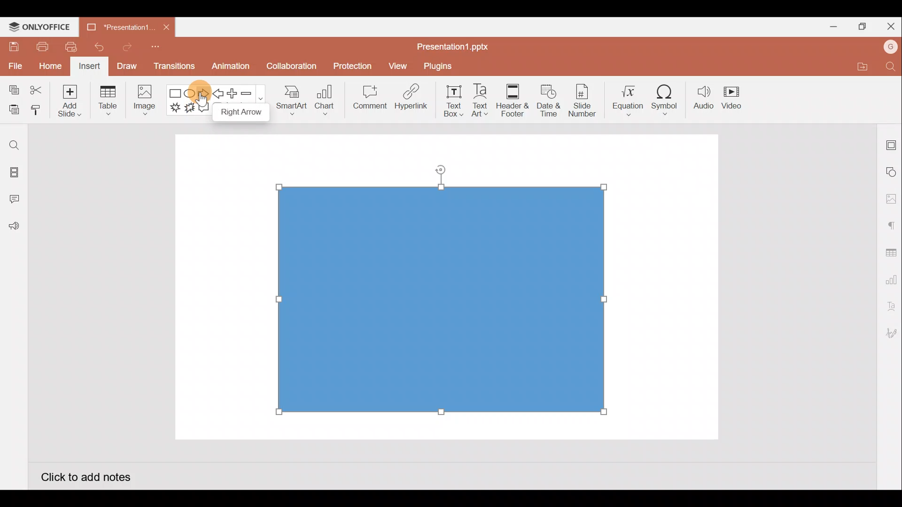 Image resolution: width=902 pixels, height=507 pixels. I want to click on Presentation1.pptx, so click(456, 45).